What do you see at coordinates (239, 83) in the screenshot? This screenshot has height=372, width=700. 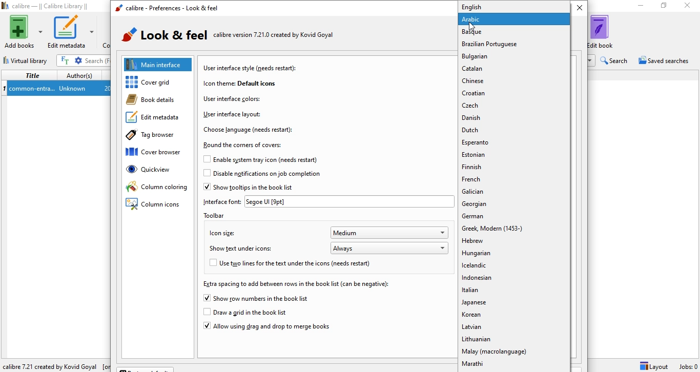 I see `icon theme: default icons` at bounding box center [239, 83].